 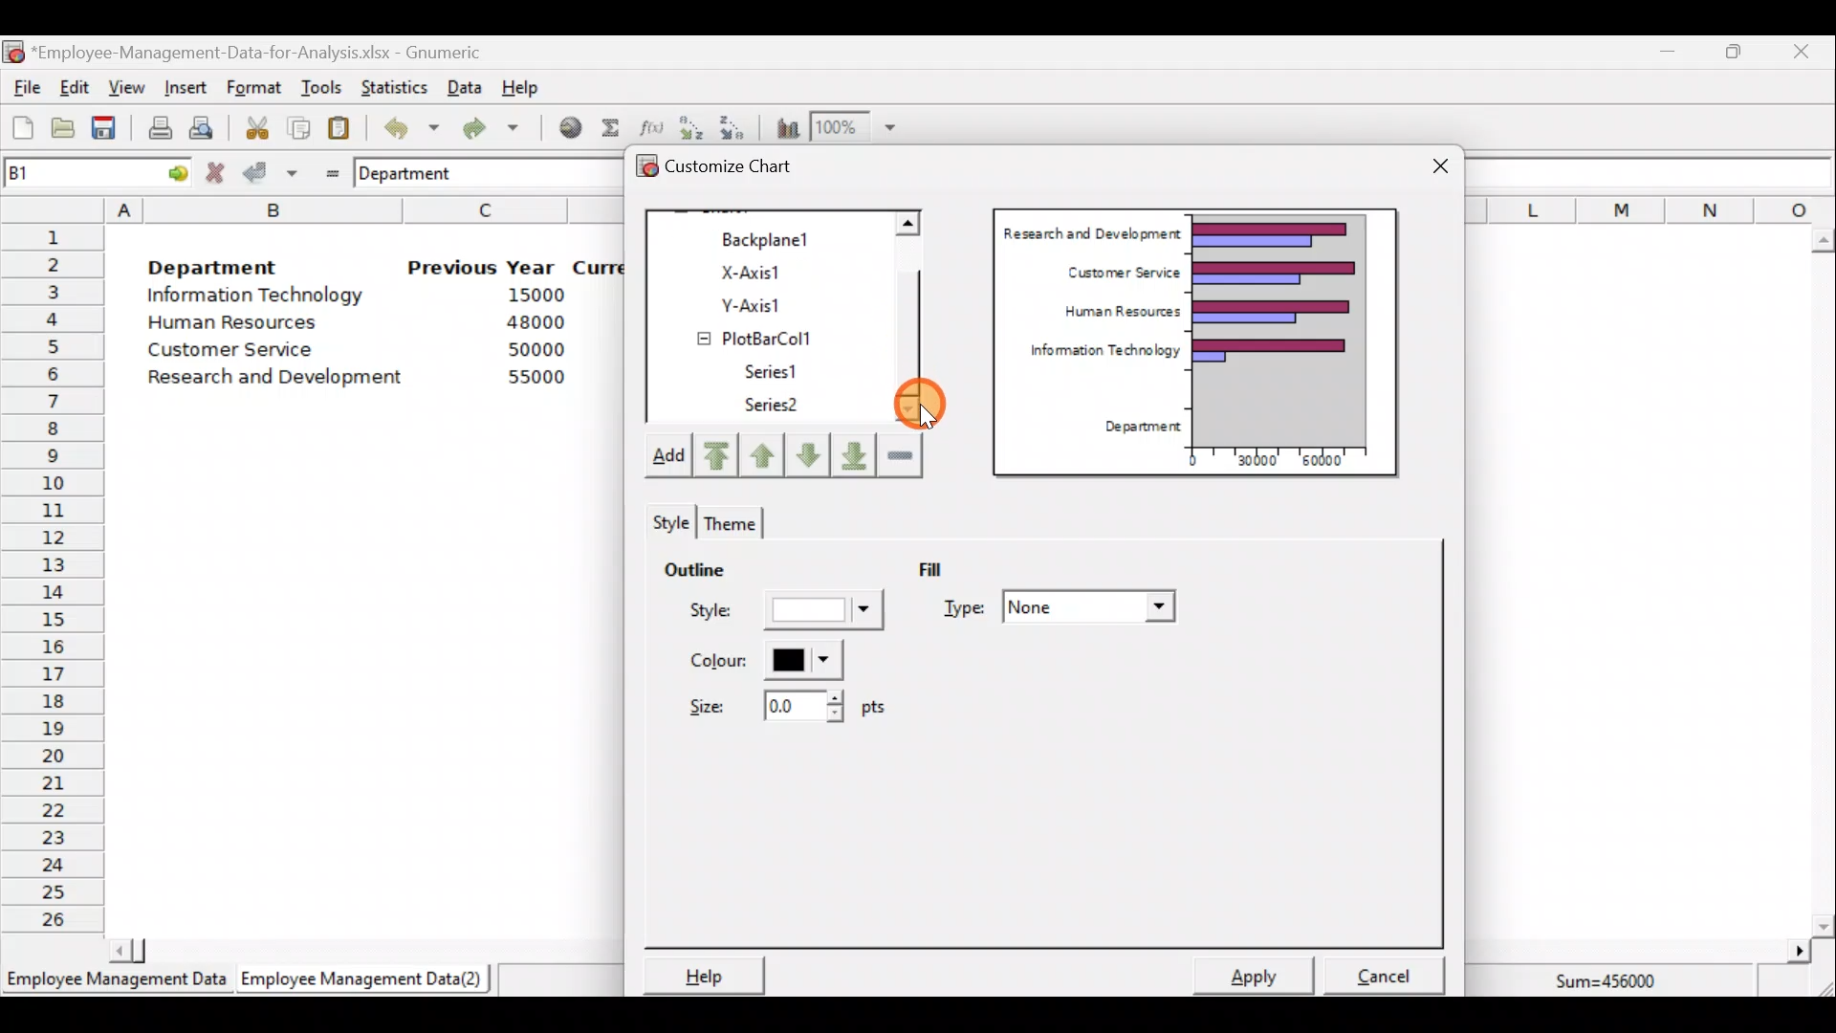 What do you see at coordinates (918, 319) in the screenshot?
I see `Scroll bar` at bounding box center [918, 319].